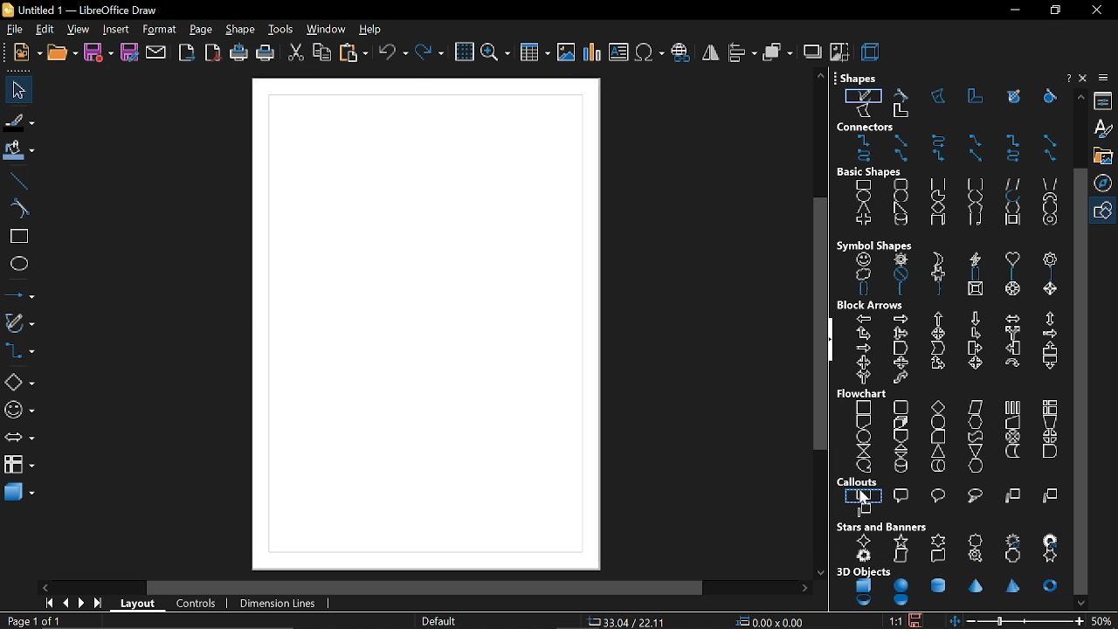 The width and height of the screenshot is (1118, 629). Describe the element at coordinates (956, 621) in the screenshot. I see `fit to window` at that location.